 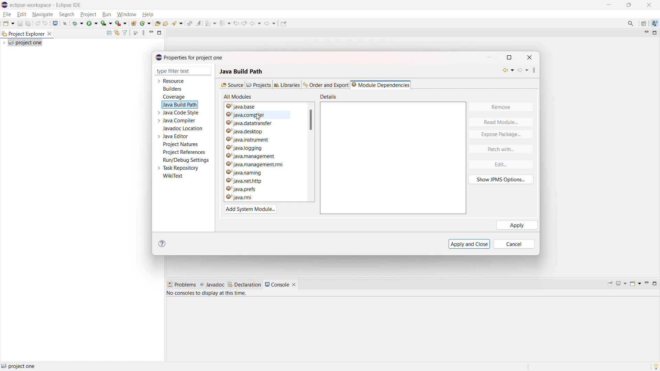 What do you see at coordinates (199, 23) in the screenshot?
I see `toggle ant mark occurances` at bounding box center [199, 23].